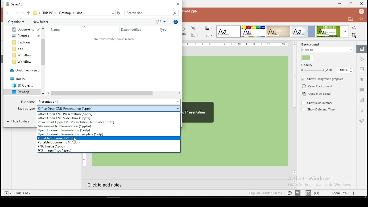  What do you see at coordinates (361, 111) in the screenshot?
I see `text art settings` at bounding box center [361, 111].